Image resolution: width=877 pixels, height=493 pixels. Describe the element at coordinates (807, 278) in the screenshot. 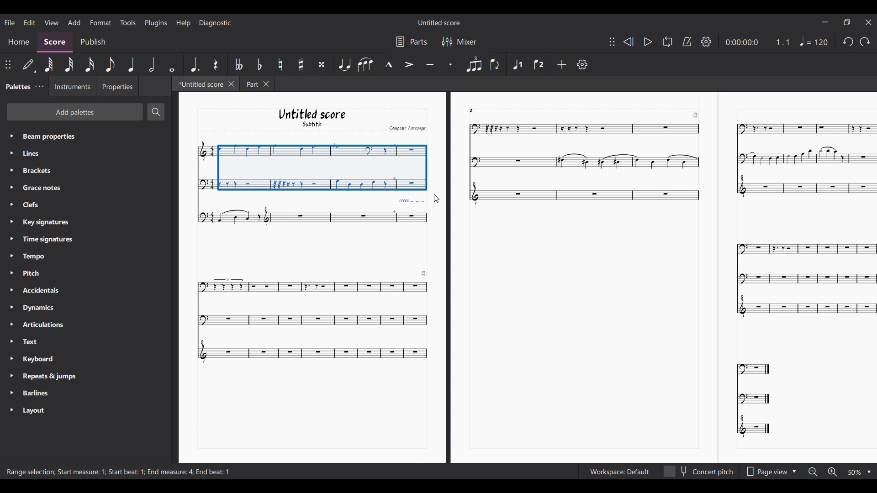

I see `` at that location.